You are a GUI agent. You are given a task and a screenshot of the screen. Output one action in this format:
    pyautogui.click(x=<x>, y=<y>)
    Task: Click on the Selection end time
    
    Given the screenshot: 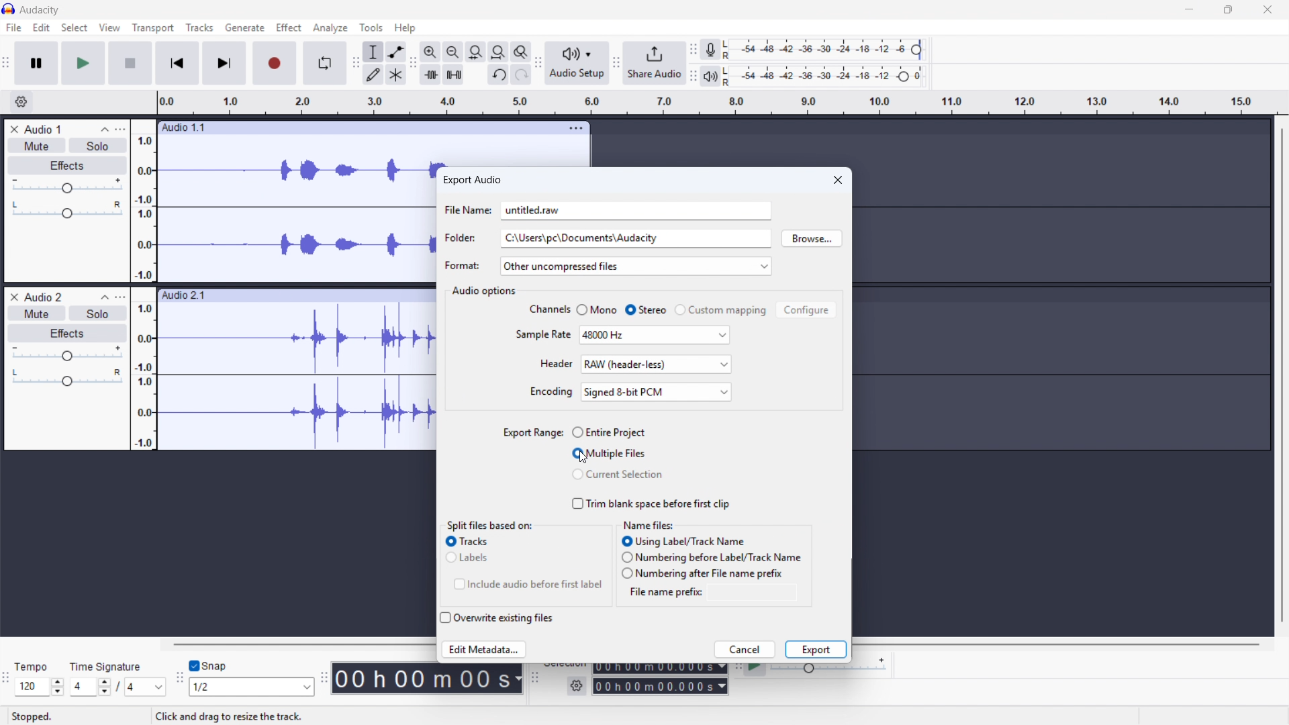 What is the action you would take?
    pyautogui.click(x=661, y=687)
    